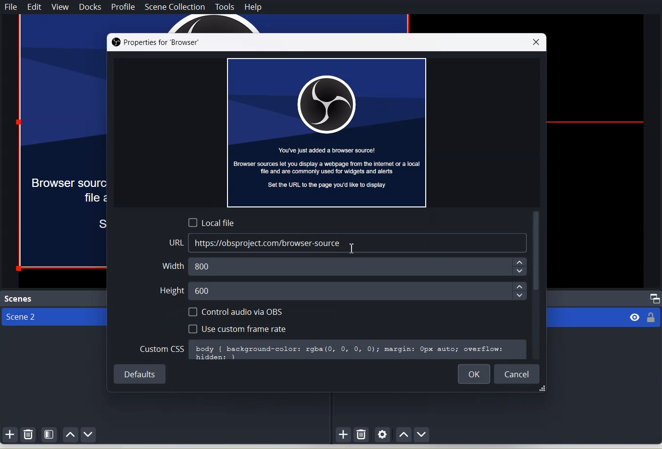  What do you see at coordinates (361, 267) in the screenshot?
I see `800` at bounding box center [361, 267].